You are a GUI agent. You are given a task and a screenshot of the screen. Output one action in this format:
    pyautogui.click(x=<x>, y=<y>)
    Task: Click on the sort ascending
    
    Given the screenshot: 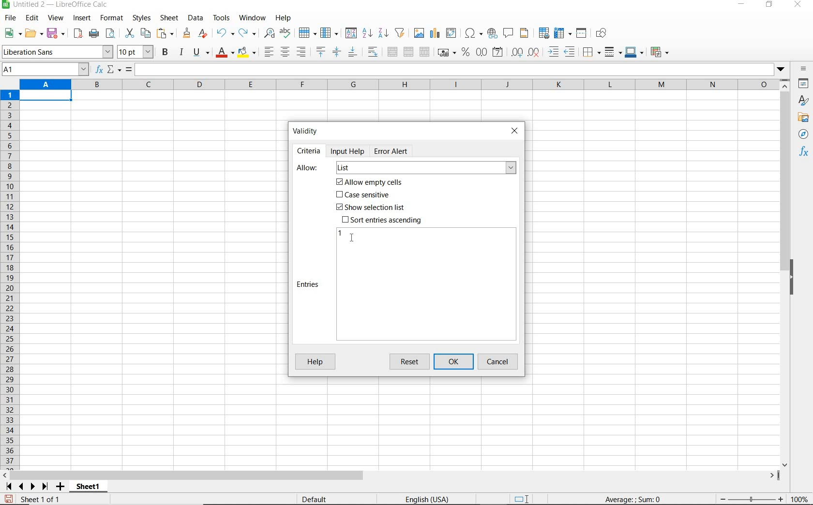 What is the action you would take?
    pyautogui.click(x=367, y=34)
    